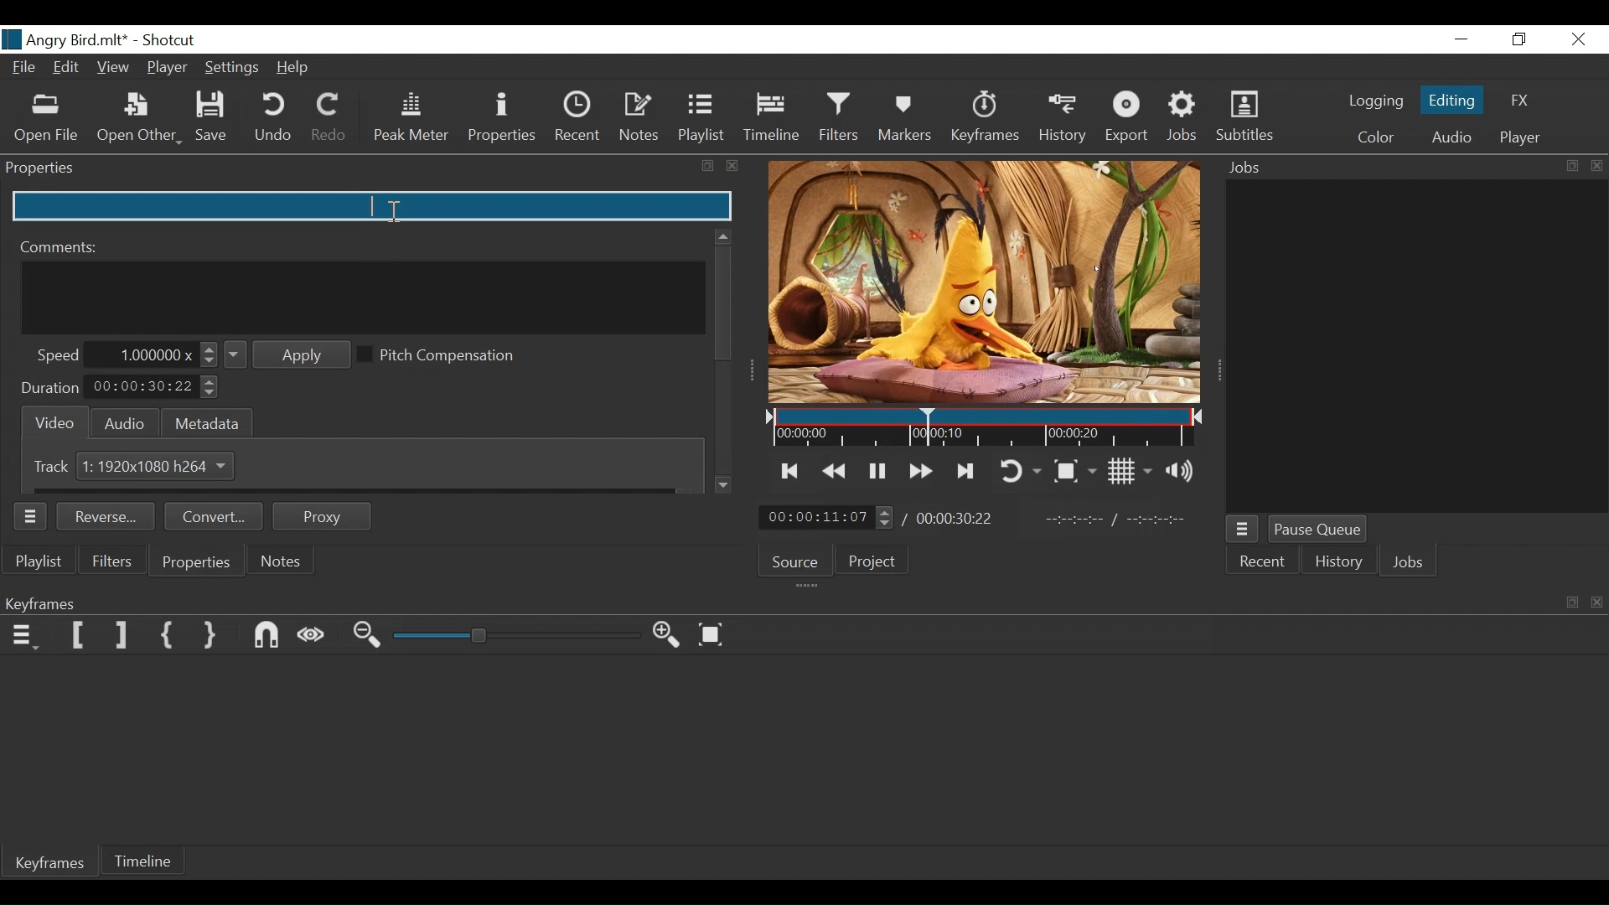  What do you see at coordinates (169, 40) in the screenshot?
I see `Shotcut` at bounding box center [169, 40].